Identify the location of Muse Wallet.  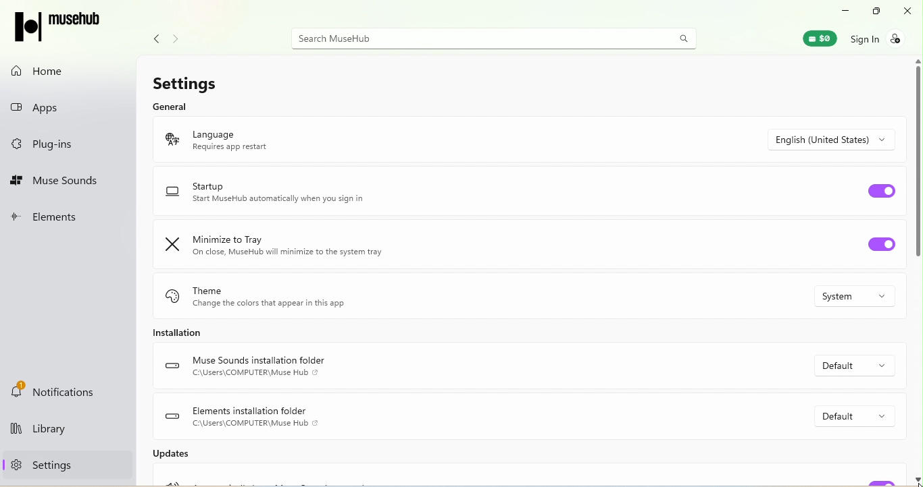
(813, 38).